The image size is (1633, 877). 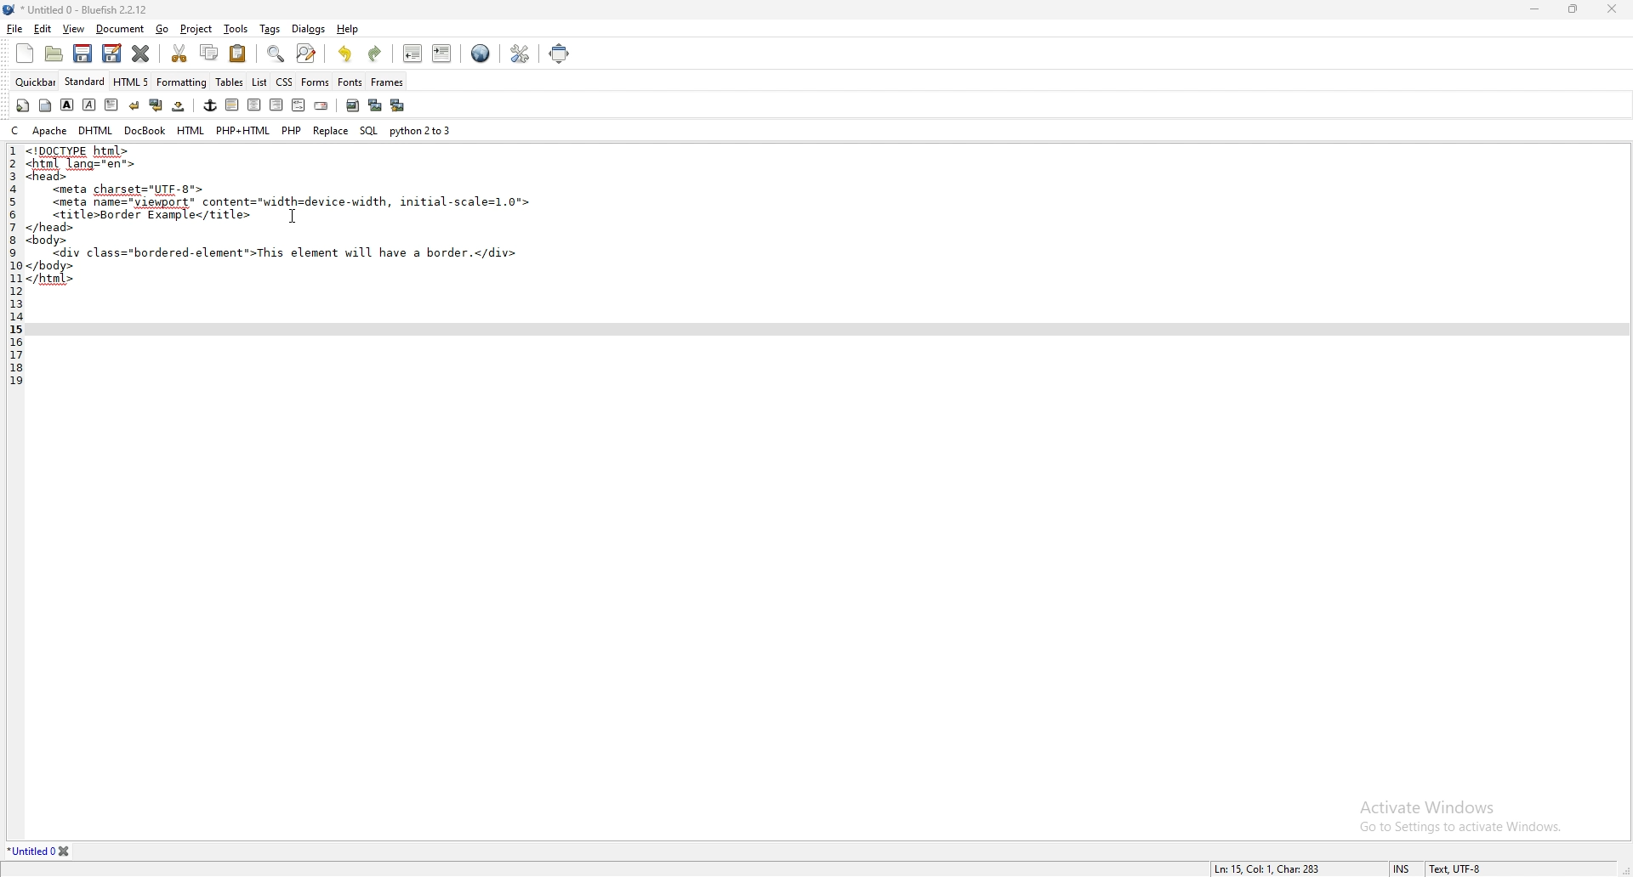 What do you see at coordinates (24, 54) in the screenshot?
I see `new` at bounding box center [24, 54].